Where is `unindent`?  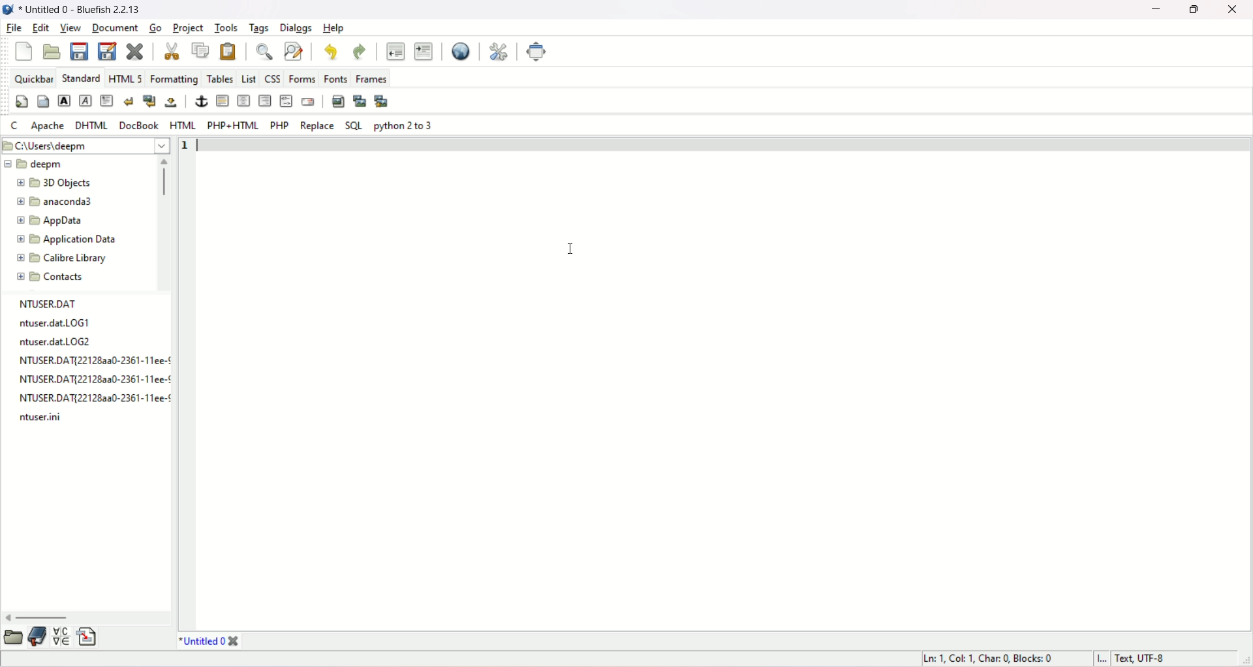 unindent is located at coordinates (395, 50).